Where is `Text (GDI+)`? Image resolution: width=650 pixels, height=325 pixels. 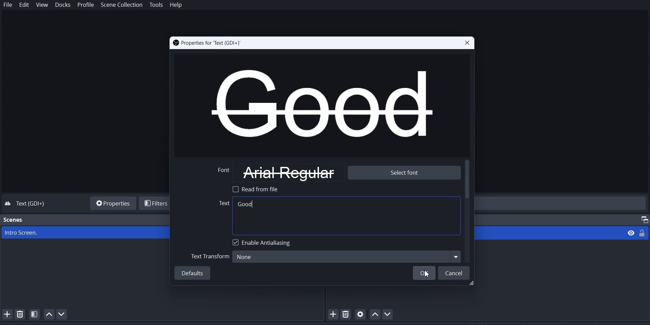 Text (GDI+) is located at coordinates (32, 204).